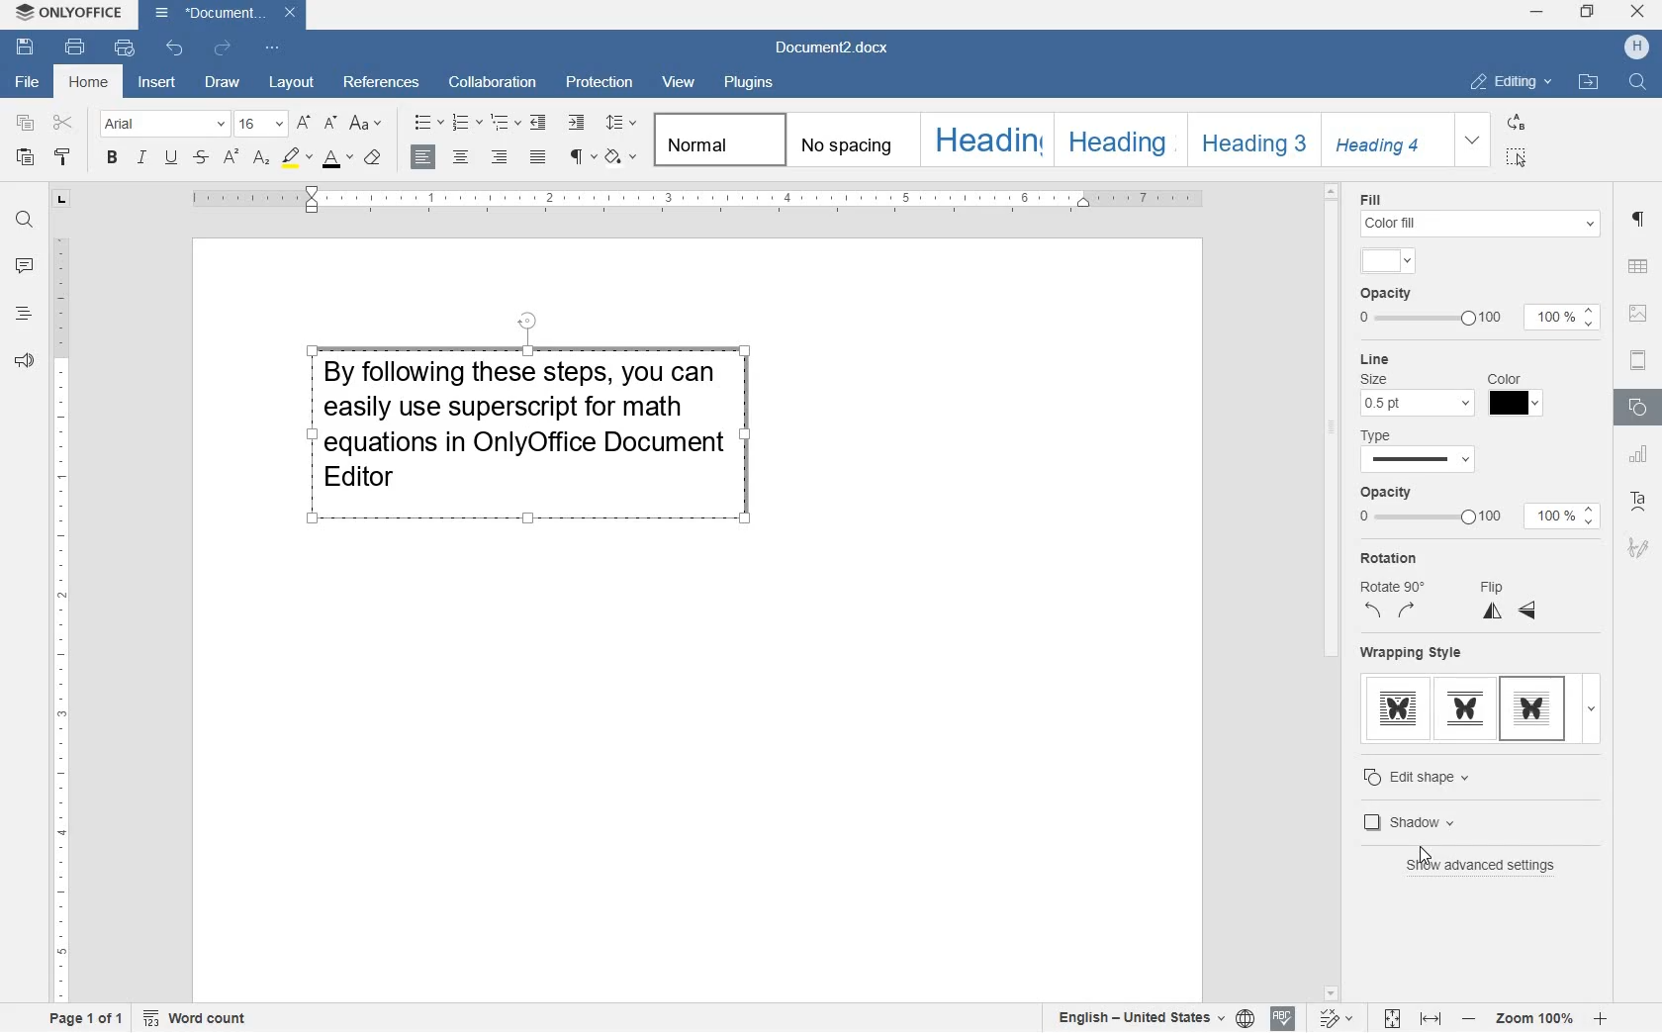  What do you see at coordinates (259, 124) in the screenshot?
I see `font size` at bounding box center [259, 124].